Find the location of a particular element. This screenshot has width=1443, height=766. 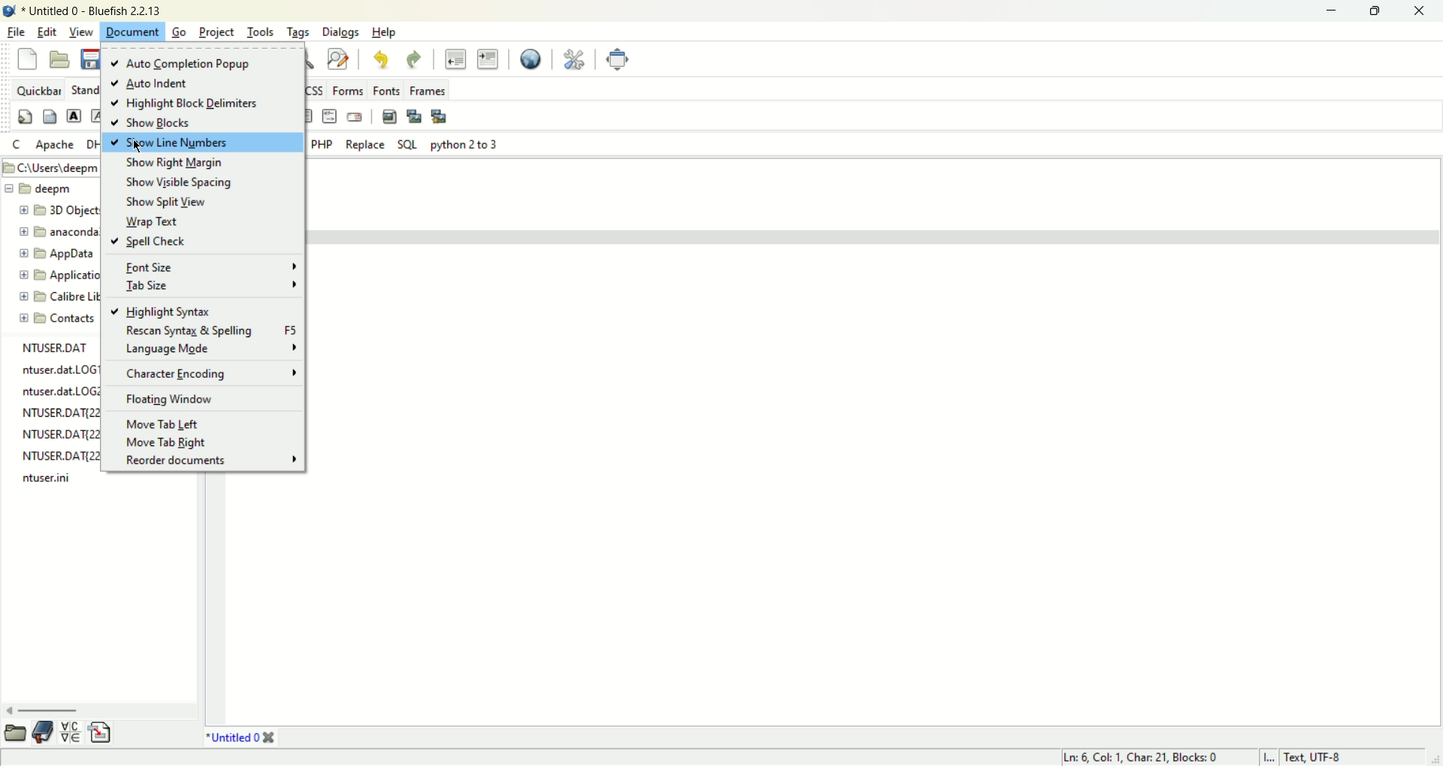

show visible spacing is located at coordinates (181, 182).